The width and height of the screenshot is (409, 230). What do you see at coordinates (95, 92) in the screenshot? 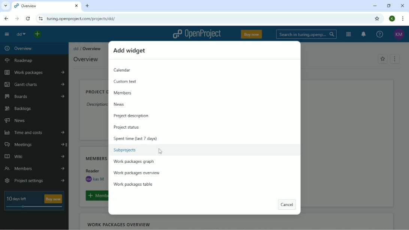
I see `Project description` at bounding box center [95, 92].